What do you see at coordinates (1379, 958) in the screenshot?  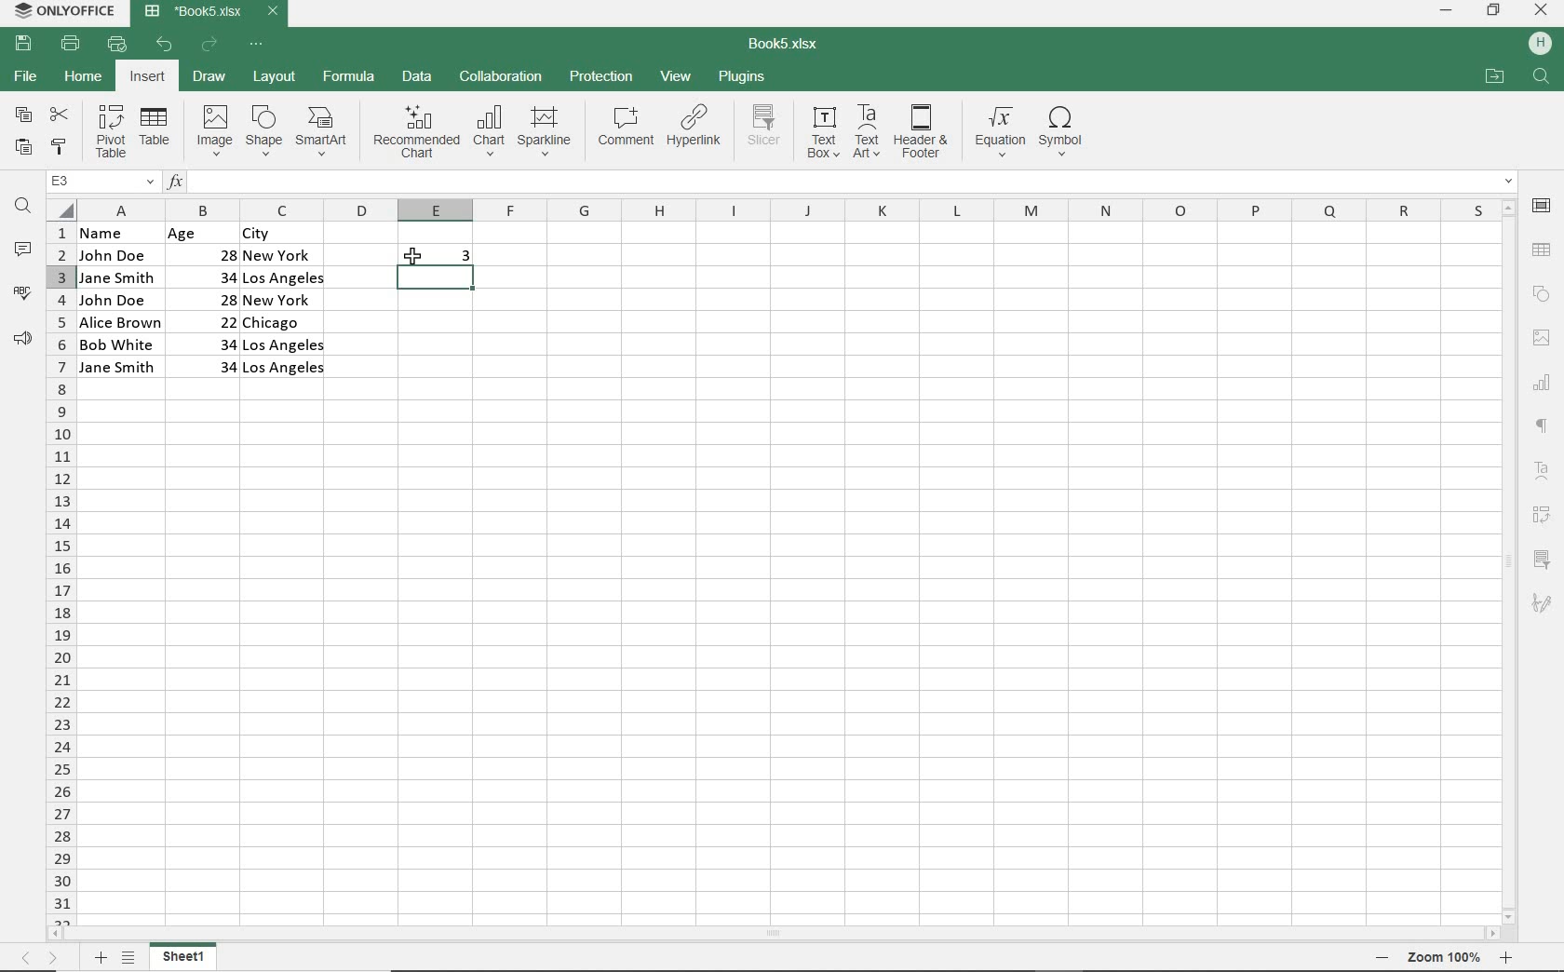 I see `zoom out` at bounding box center [1379, 958].